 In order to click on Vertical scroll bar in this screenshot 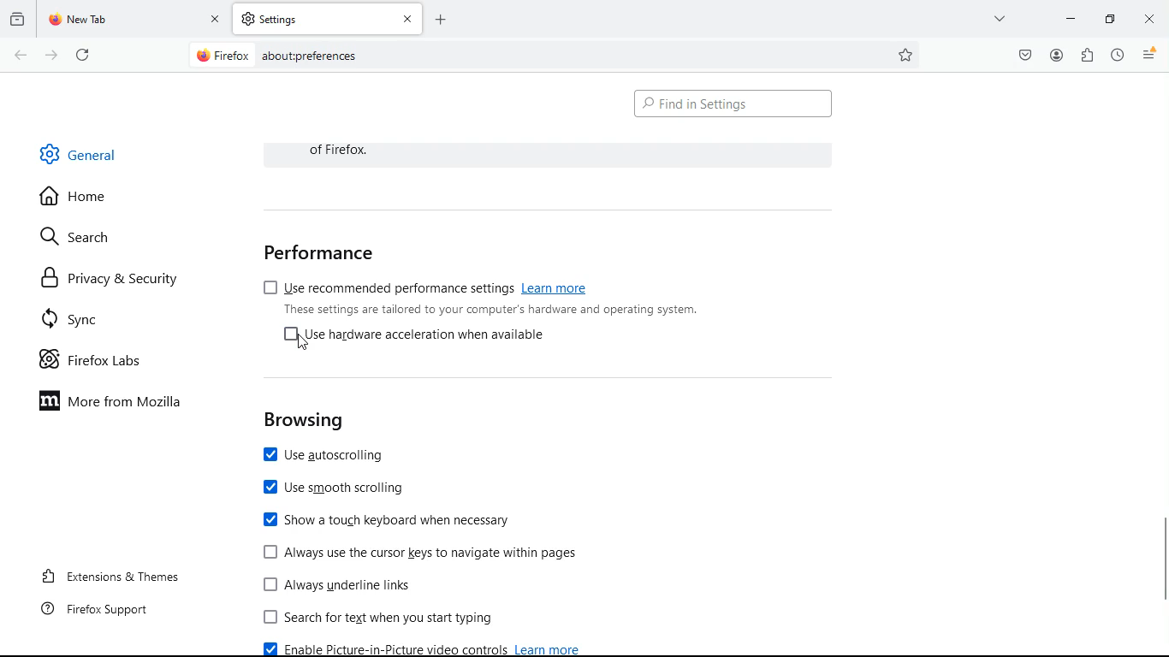, I will do `click(1160, 562)`.